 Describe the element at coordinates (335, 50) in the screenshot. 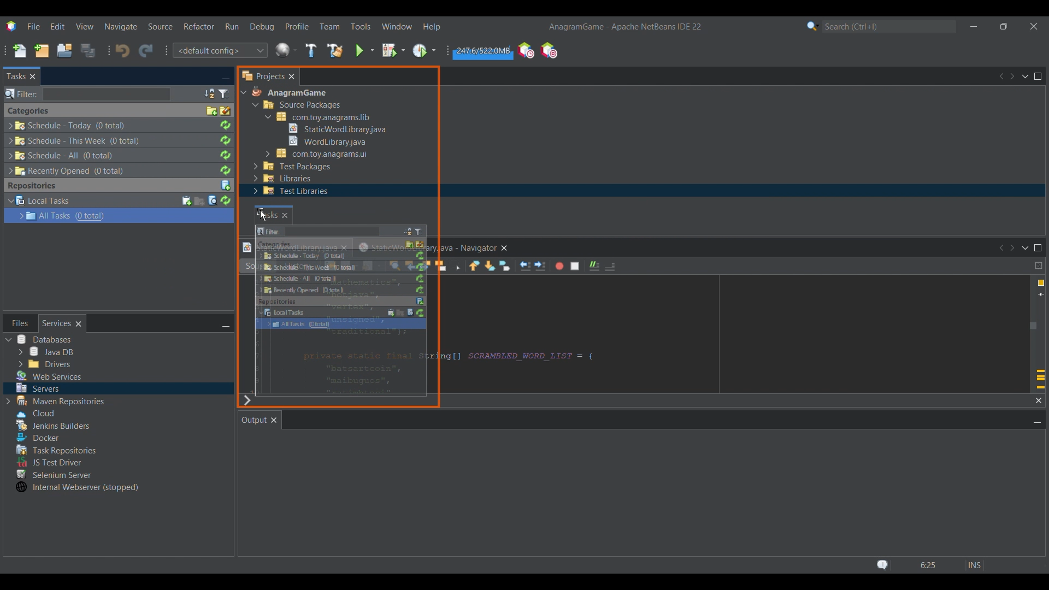

I see `Clean and build main project` at that location.